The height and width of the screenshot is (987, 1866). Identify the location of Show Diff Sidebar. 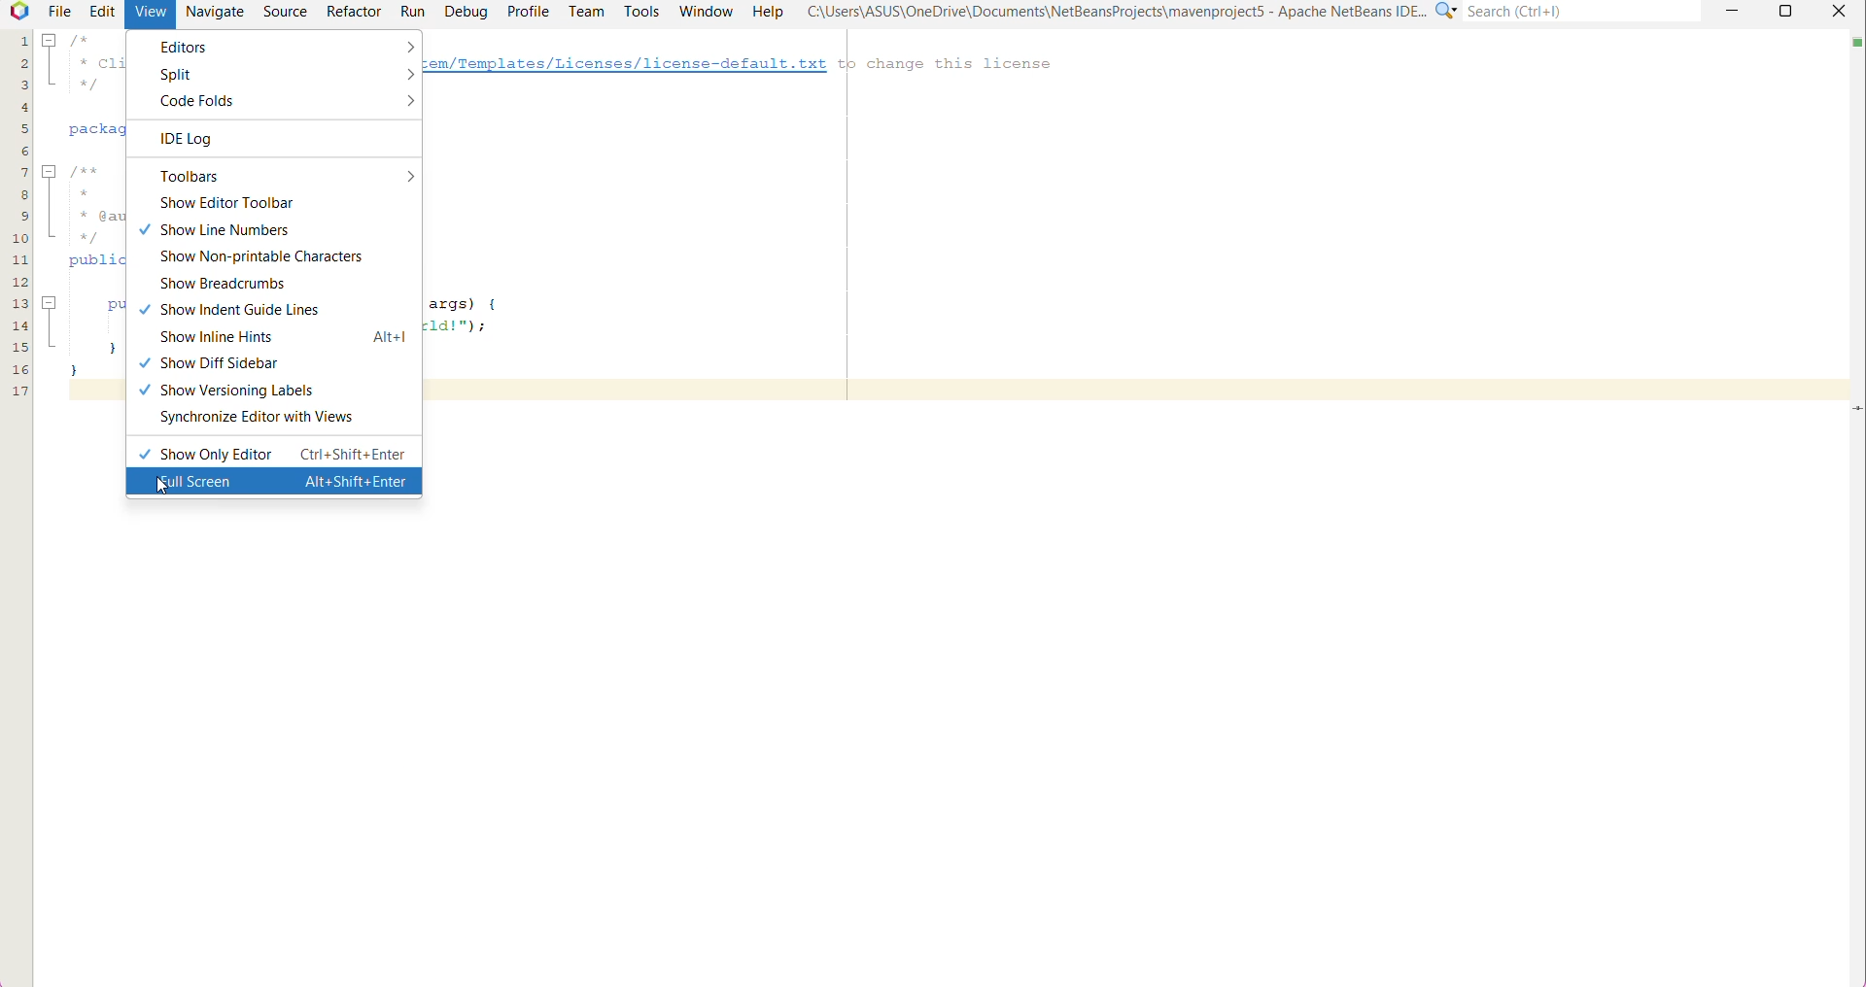
(224, 361).